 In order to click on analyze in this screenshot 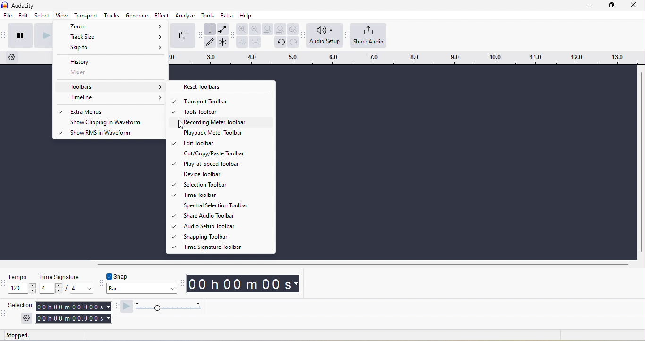, I will do `click(185, 16)`.